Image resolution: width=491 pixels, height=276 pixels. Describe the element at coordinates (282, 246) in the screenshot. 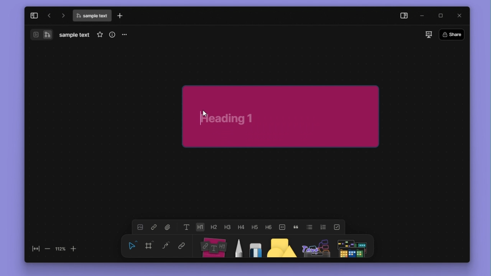

I see `shape` at that location.